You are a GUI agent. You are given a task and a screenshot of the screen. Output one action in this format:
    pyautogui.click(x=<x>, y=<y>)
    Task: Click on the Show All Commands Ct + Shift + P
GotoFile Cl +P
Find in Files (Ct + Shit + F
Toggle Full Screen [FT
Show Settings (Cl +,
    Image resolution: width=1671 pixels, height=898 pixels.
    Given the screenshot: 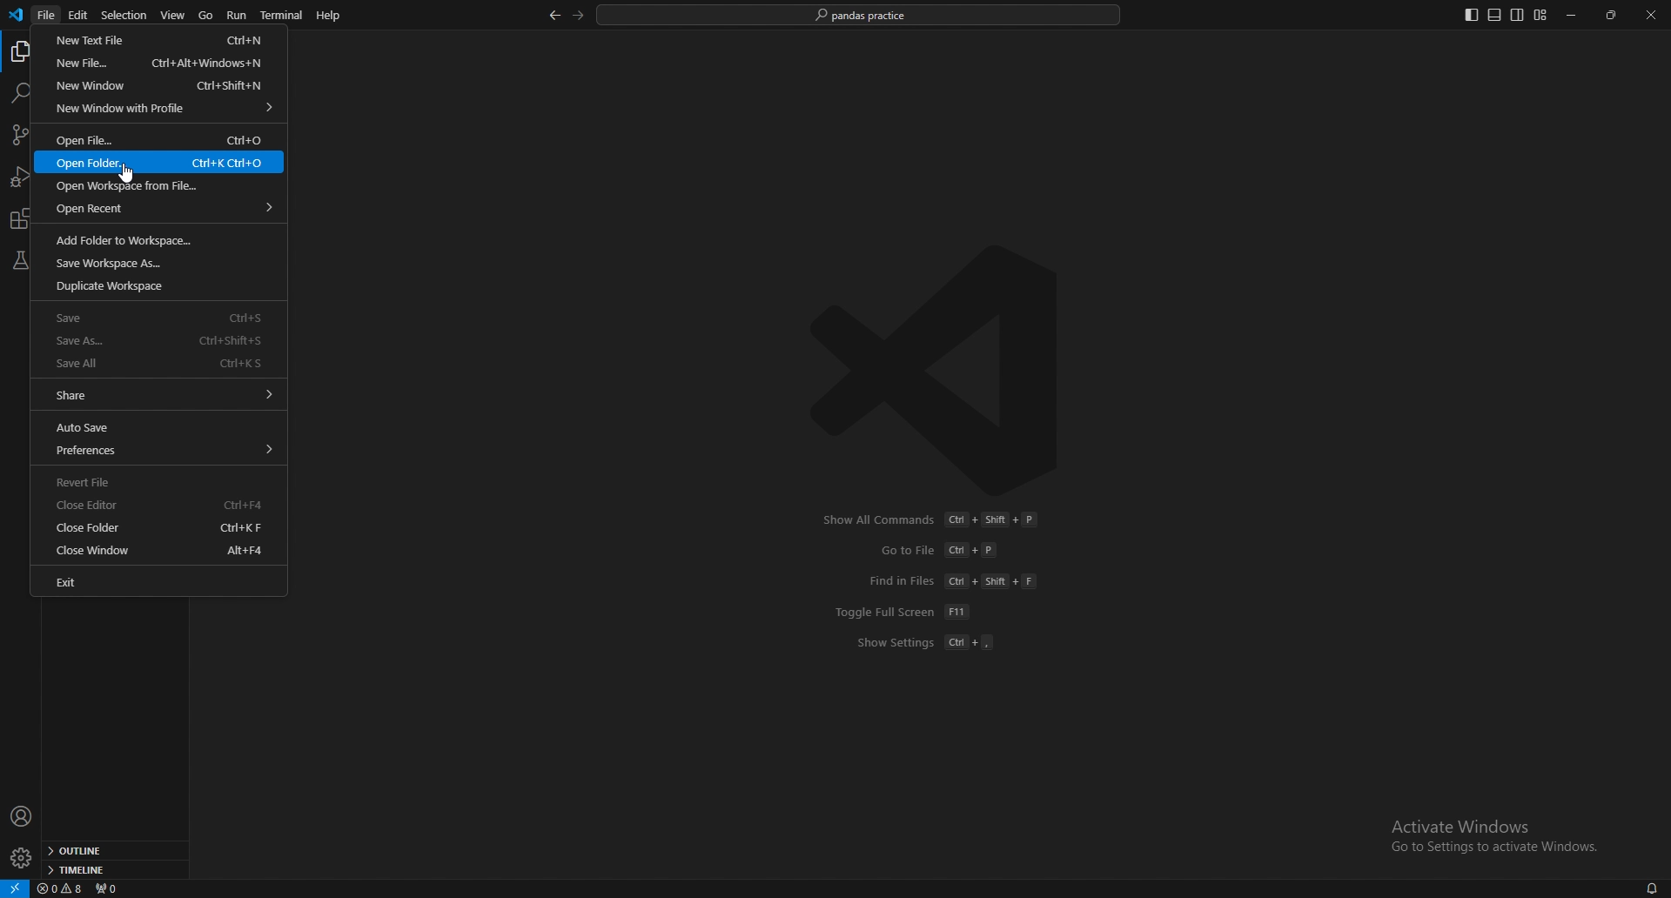 What is the action you would take?
    pyautogui.click(x=933, y=593)
    